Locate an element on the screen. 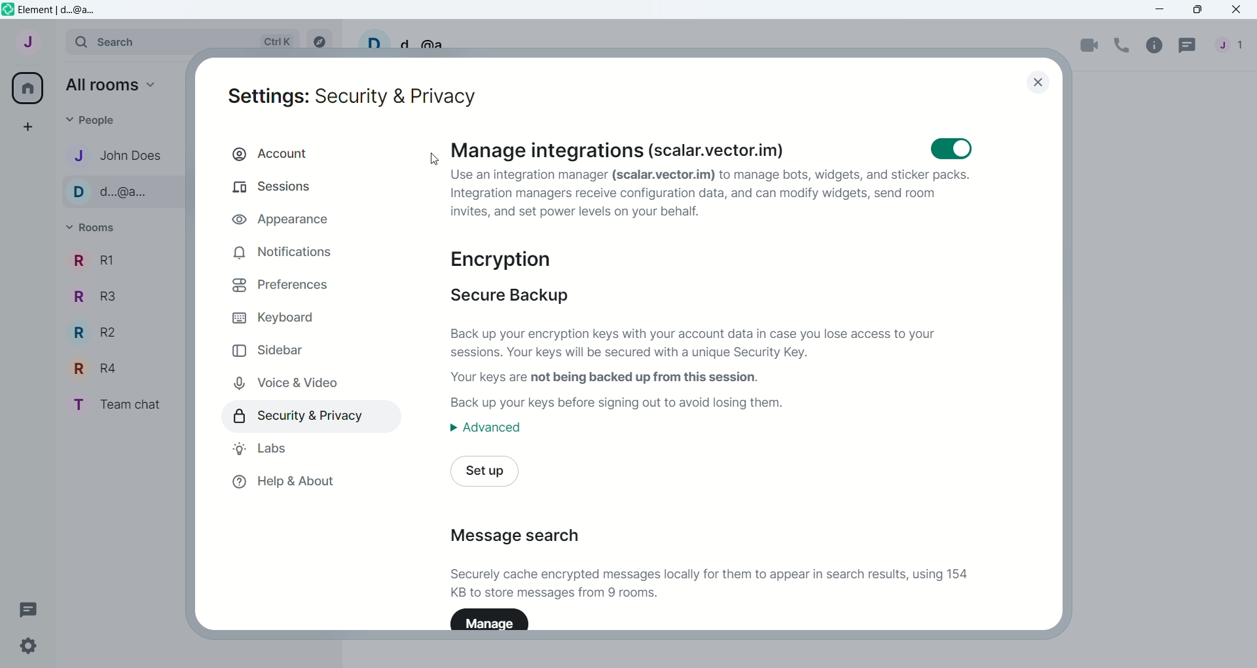  Back up your encryption keys with your account data in case you lose access to your sessions. Your keys will be secured with a unique Security Key. Your keys are not being backed up from this session. Back up your keys before signing out to avoid losing them. is located at coordinates (699, 367).